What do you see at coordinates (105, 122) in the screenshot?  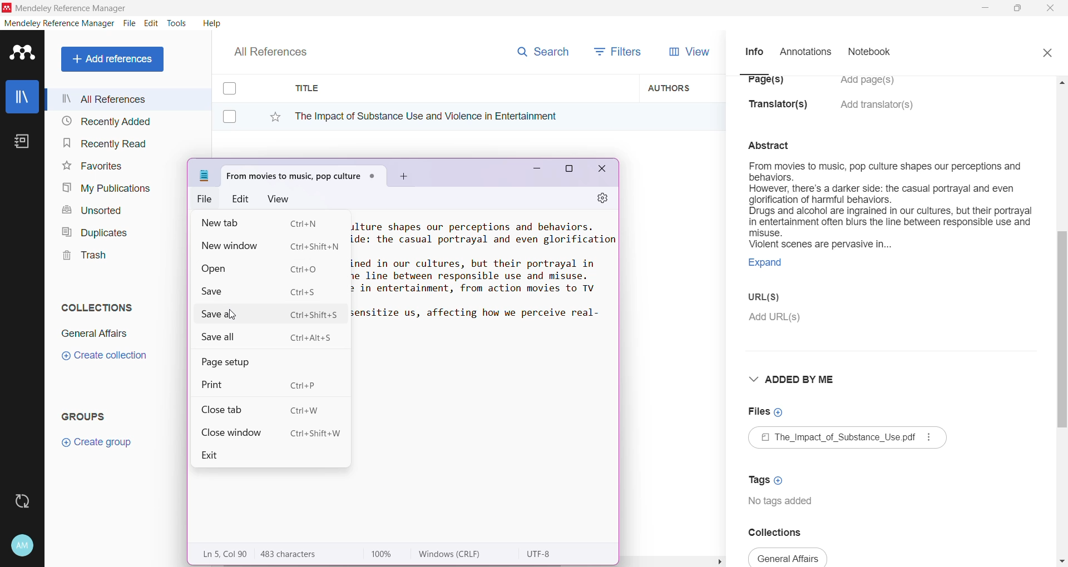 I see `Recently Added` at bounding box center [105, 122].